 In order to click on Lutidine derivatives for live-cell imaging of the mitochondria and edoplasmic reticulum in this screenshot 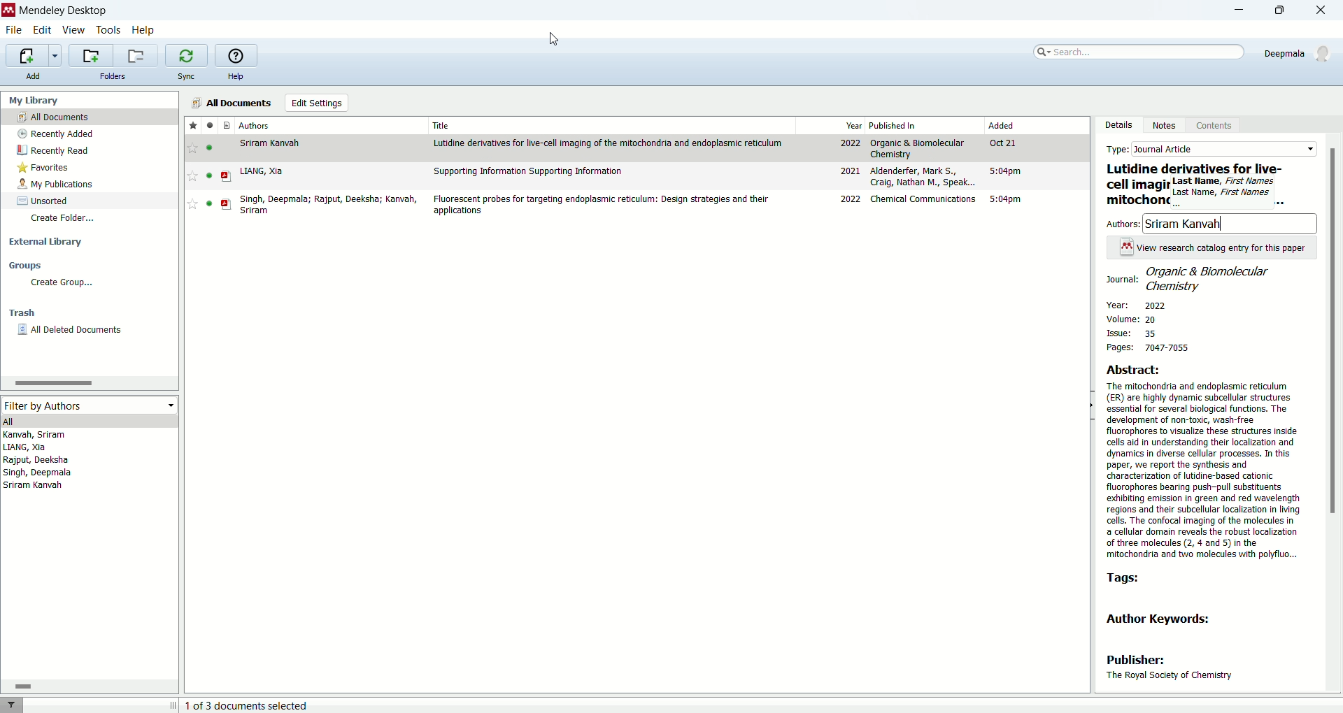, I will do `click(610, 143)`.